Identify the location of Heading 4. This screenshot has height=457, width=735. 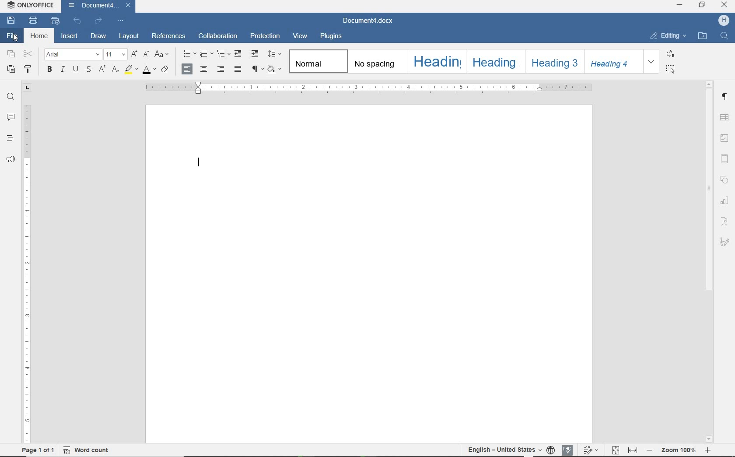
(615, 62).